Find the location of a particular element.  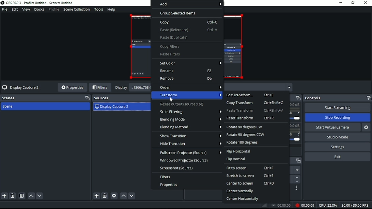

Flip vertical is located at coordinates (236, 159).